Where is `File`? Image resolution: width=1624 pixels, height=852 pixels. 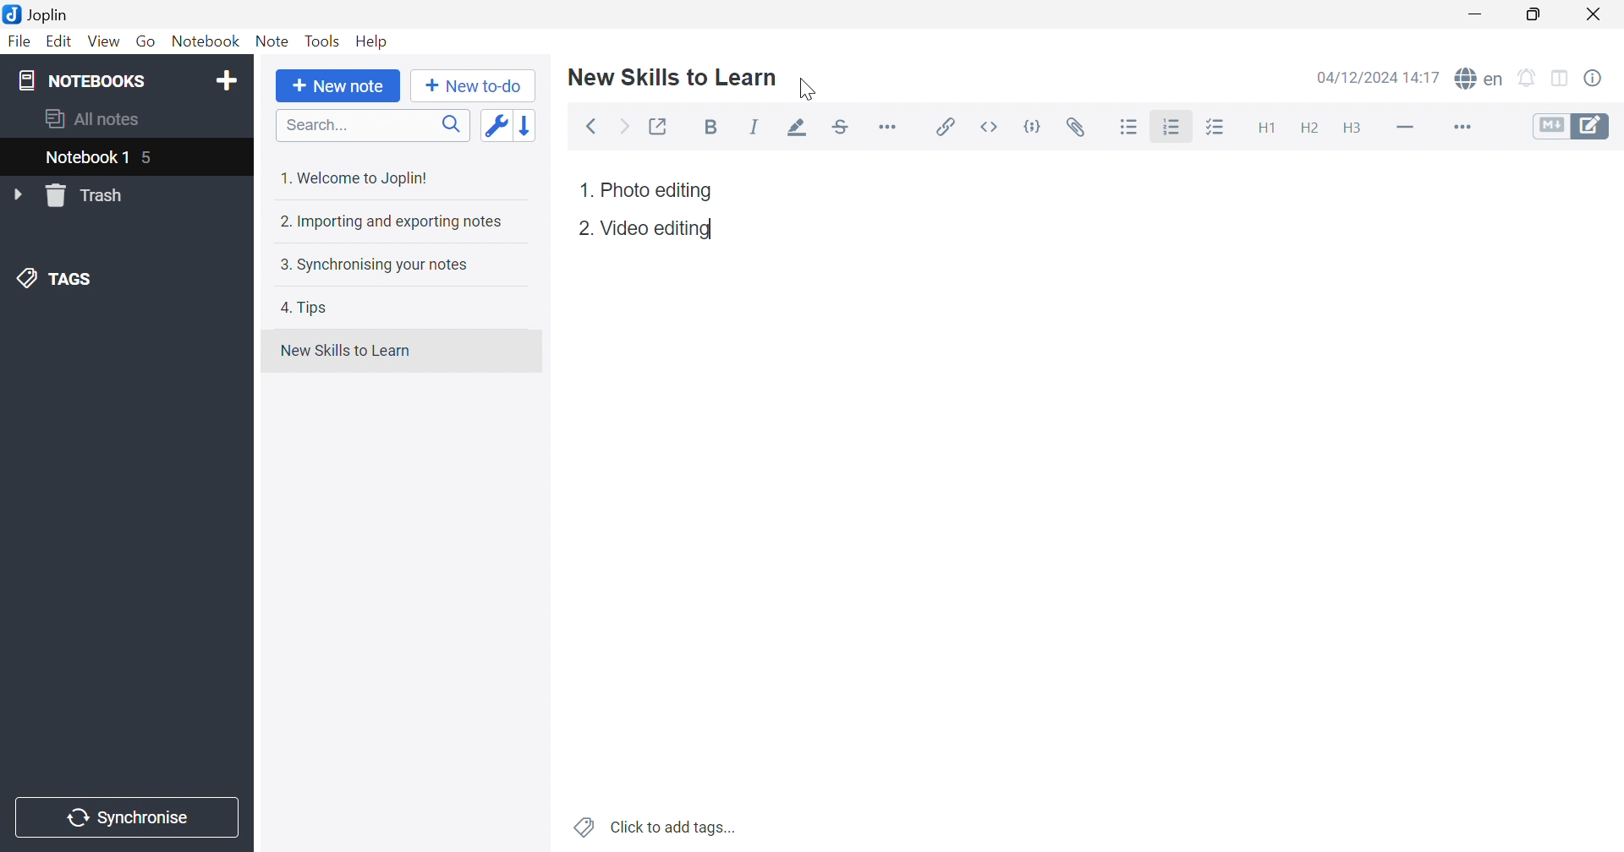 File is located at coordinates (20, 41).